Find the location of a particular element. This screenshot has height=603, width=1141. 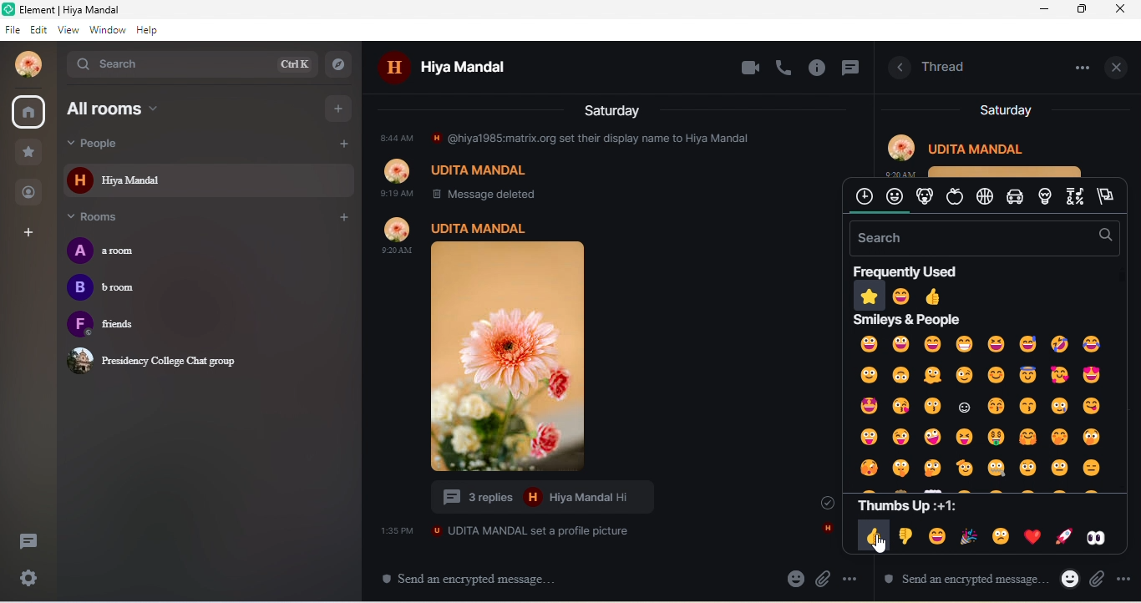

thread is located at coordinates (945, 65).